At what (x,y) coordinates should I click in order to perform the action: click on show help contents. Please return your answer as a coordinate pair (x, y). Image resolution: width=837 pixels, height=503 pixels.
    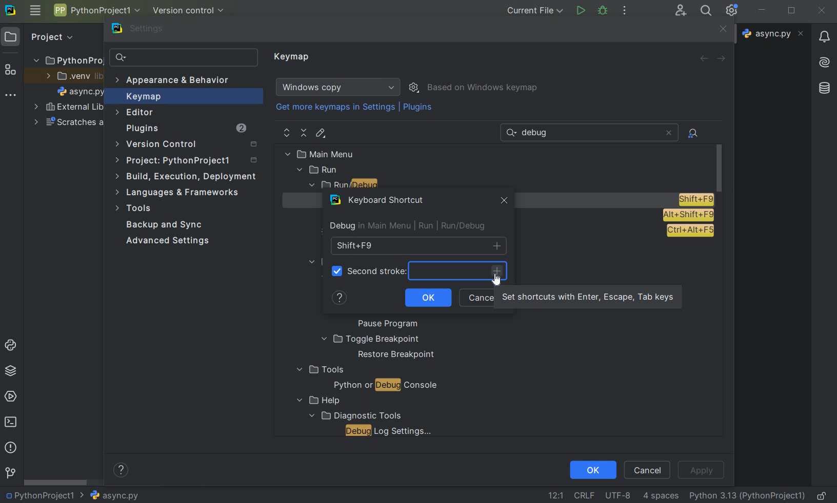
    Looking at the image, I should click on (121, 472).